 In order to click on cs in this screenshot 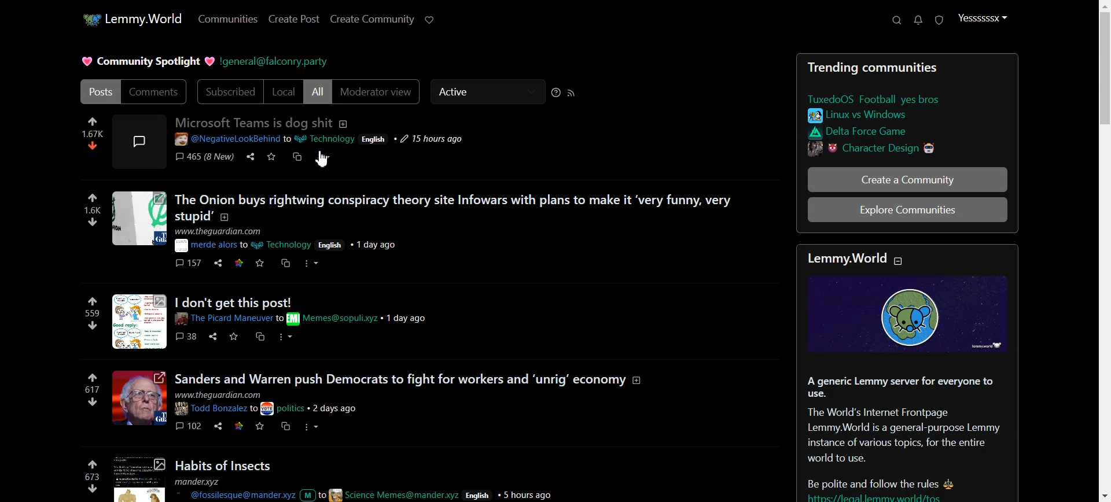, I will do `click(299, 159)`.